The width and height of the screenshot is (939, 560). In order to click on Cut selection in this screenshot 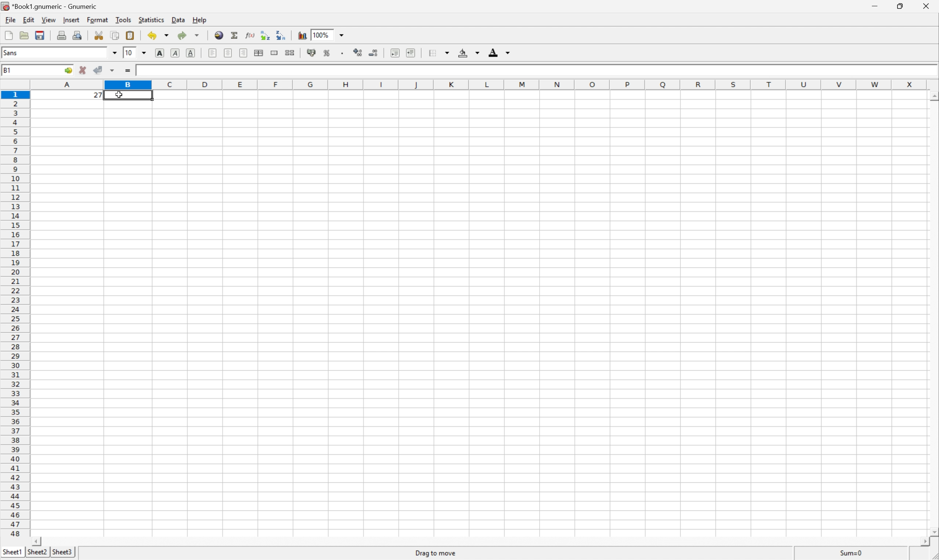, I will do `click(100, 35)`.